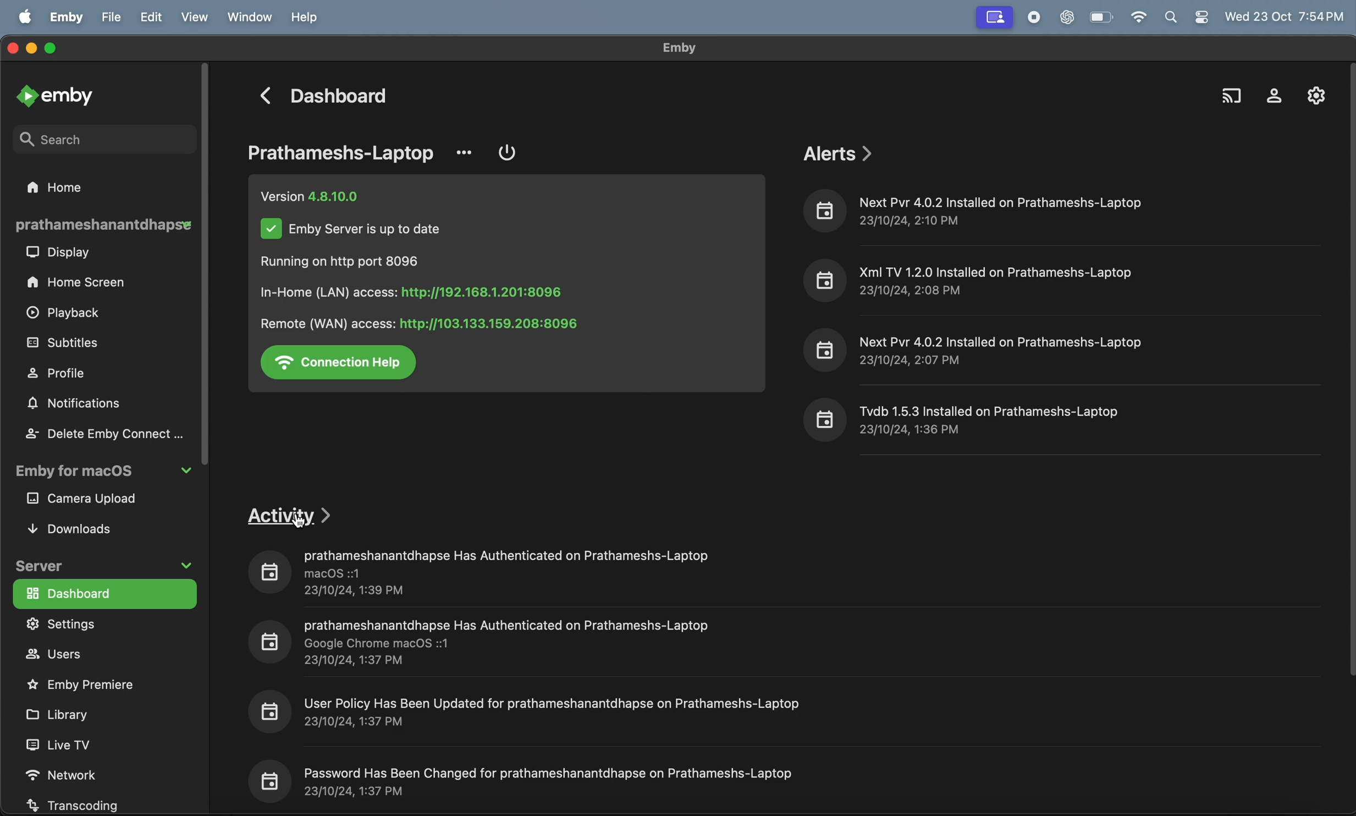 This screenshot has height=816, width=1356. Describe the element at coordinates (73, 714) in the screenshot. I see `library` at that location.